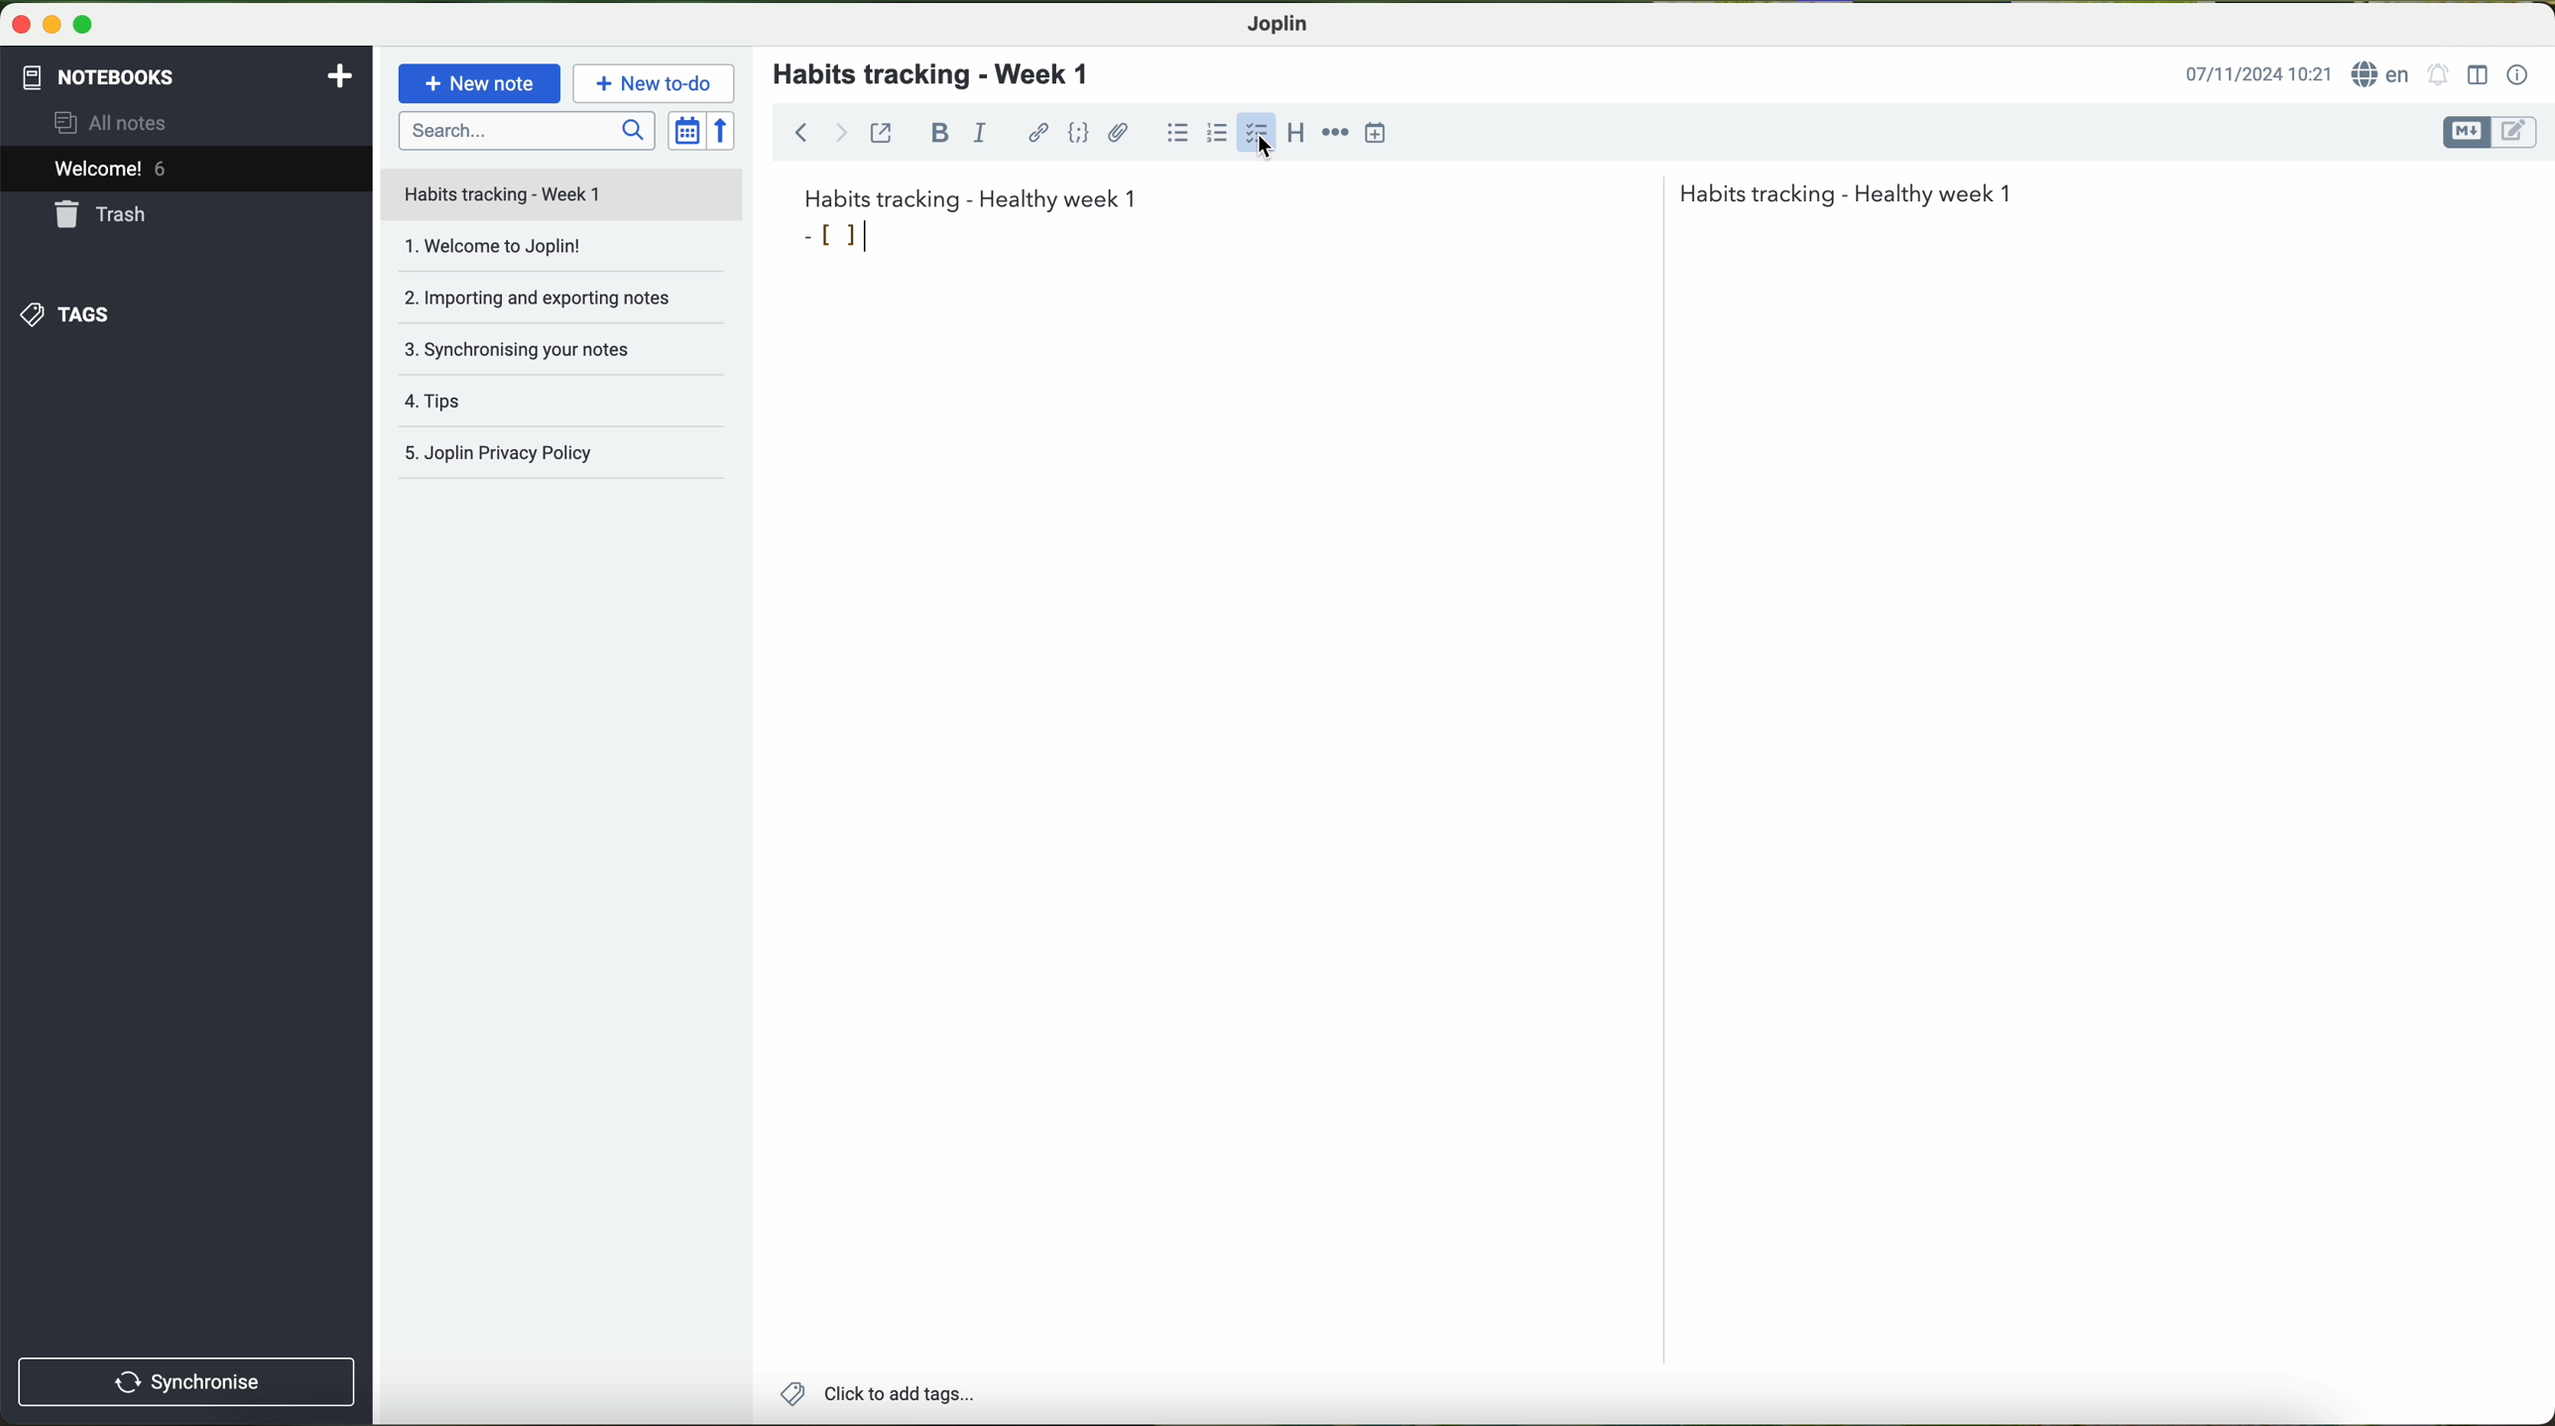 Image resolution: width=2555 pixels, height=1426 pixels. What do you see at coordinates (2439, 73) in the screenshot?
I see `set alarm` at bounding box center [2439, 73].